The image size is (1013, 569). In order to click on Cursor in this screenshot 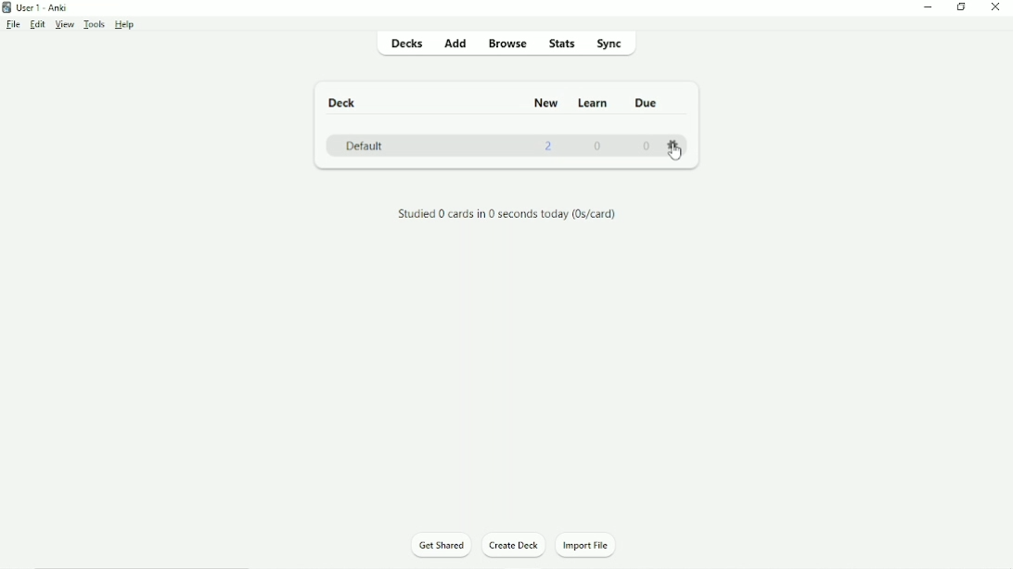, I will do `click(676, 154)`.